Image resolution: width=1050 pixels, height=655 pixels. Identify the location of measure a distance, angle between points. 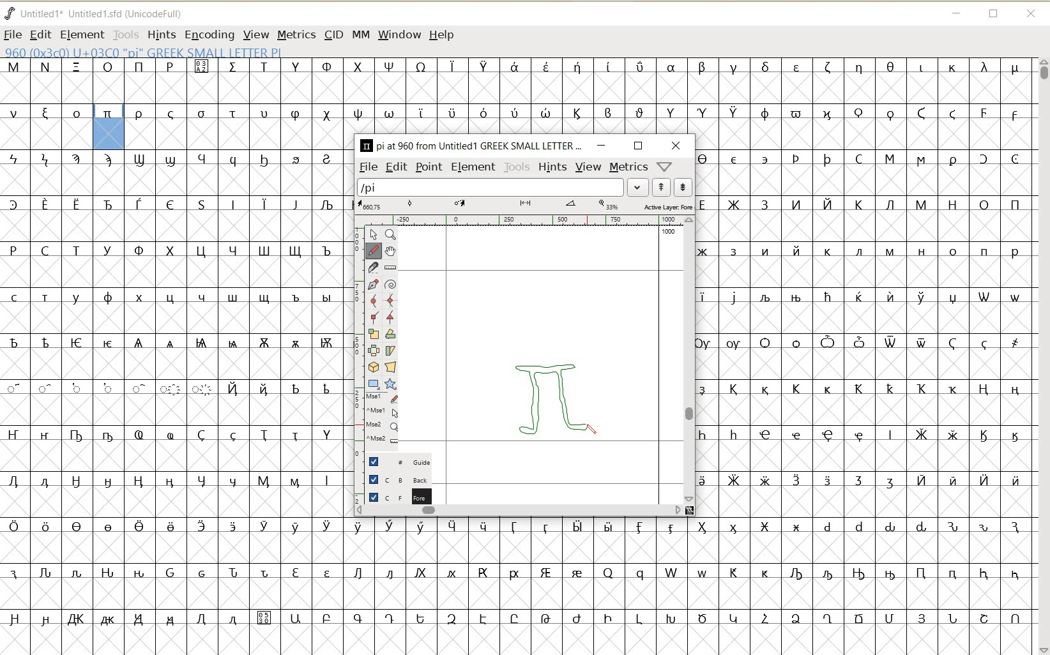
(391, 267).